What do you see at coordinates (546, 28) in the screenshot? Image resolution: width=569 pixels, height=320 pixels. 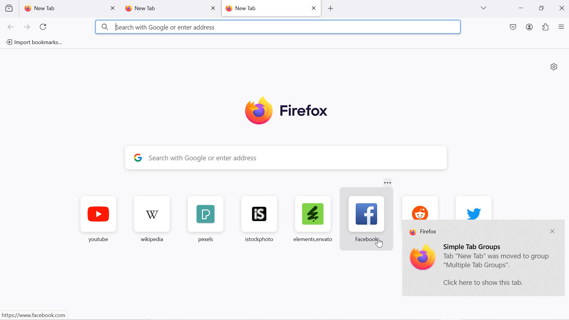 I see `extensions` at bounding box center [546, 28].